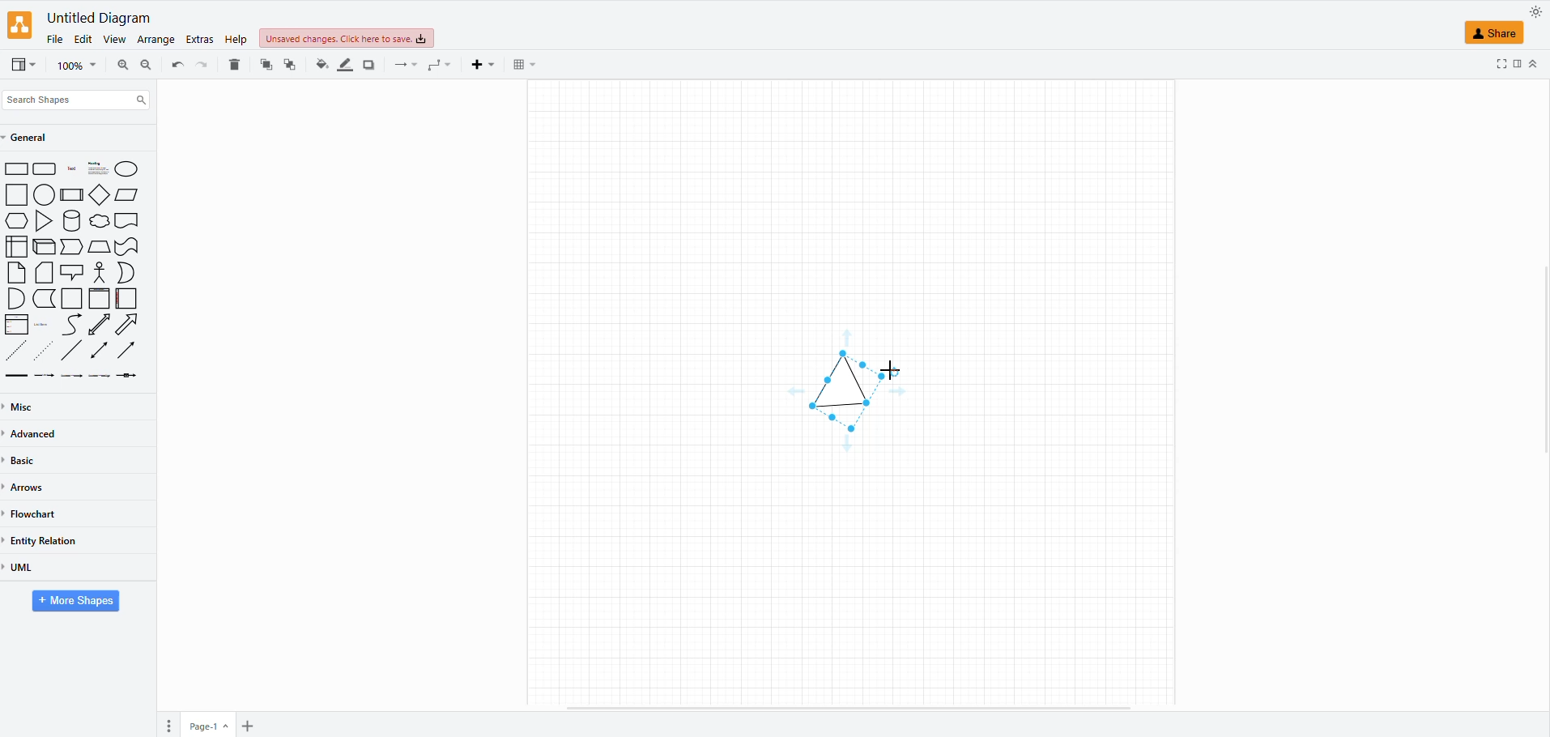  What do you see at coordinates (126, 273) in the screenshot?
I see `Moon` at bounding box center [126, 273].